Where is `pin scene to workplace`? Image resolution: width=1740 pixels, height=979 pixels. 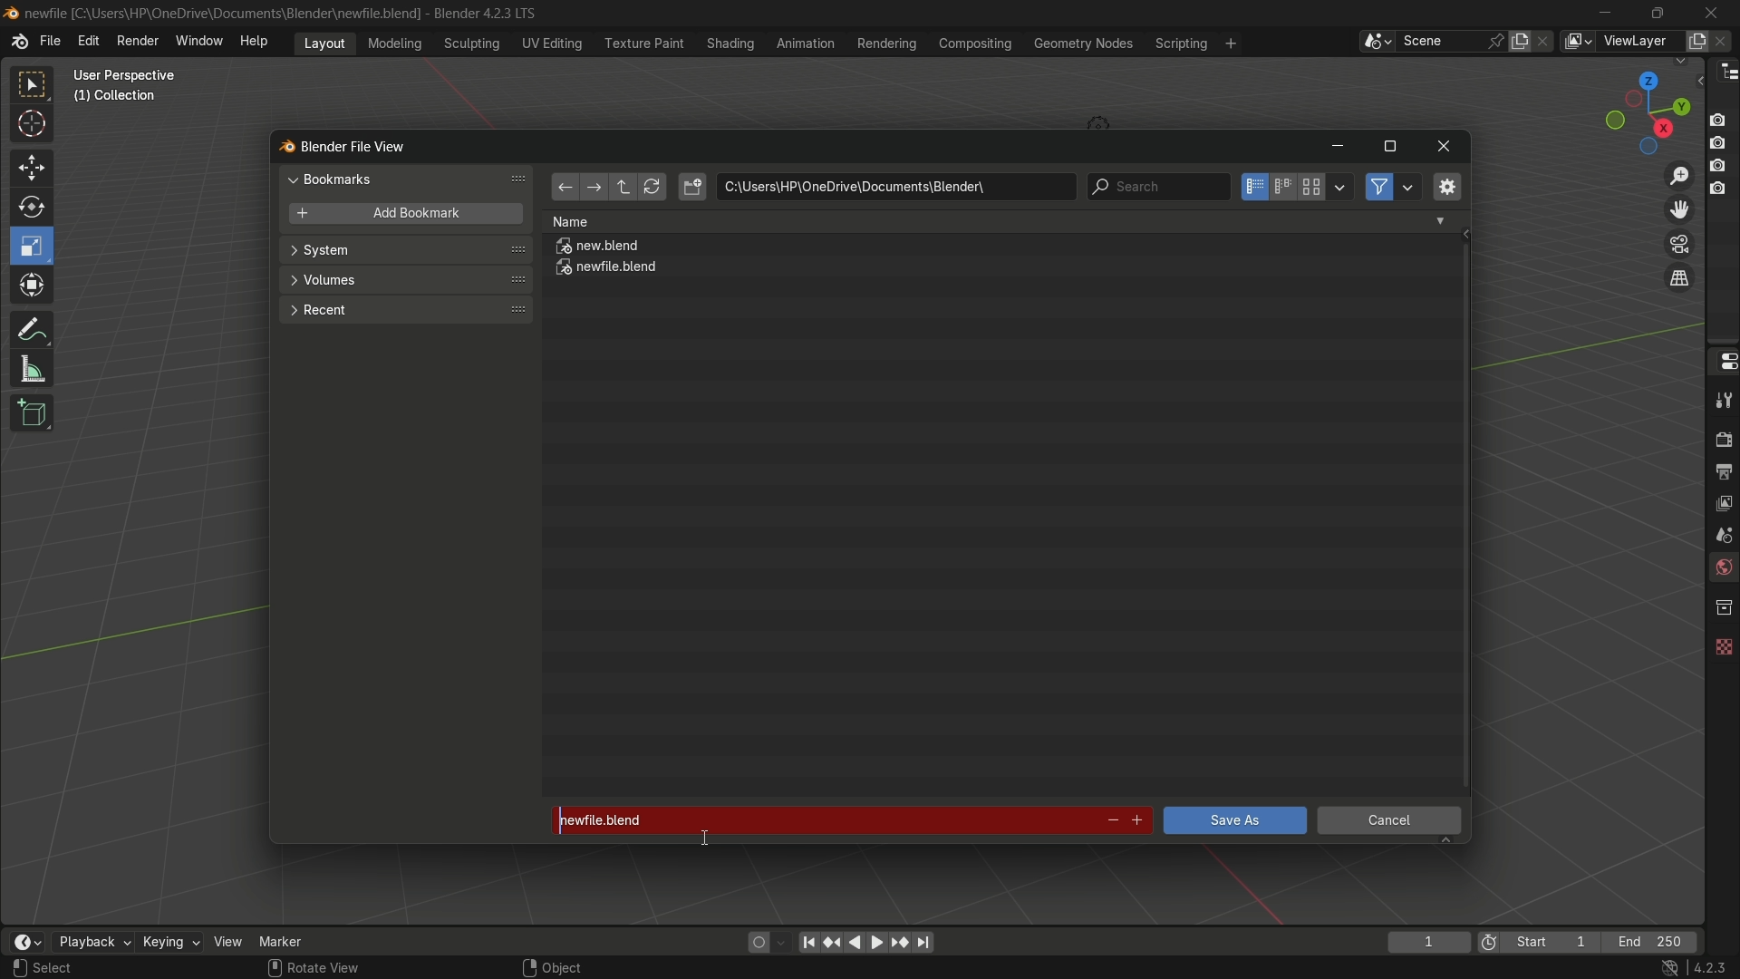 pin scene to workplace is located at coordinates (1498, 41).